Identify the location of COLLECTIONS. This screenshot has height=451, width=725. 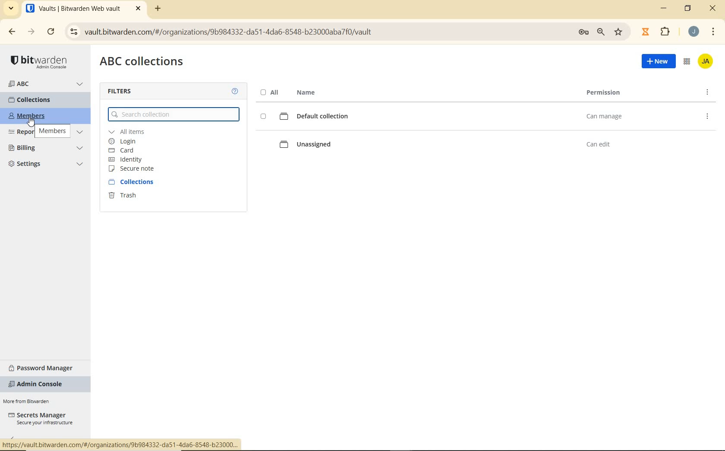
(137, 182).